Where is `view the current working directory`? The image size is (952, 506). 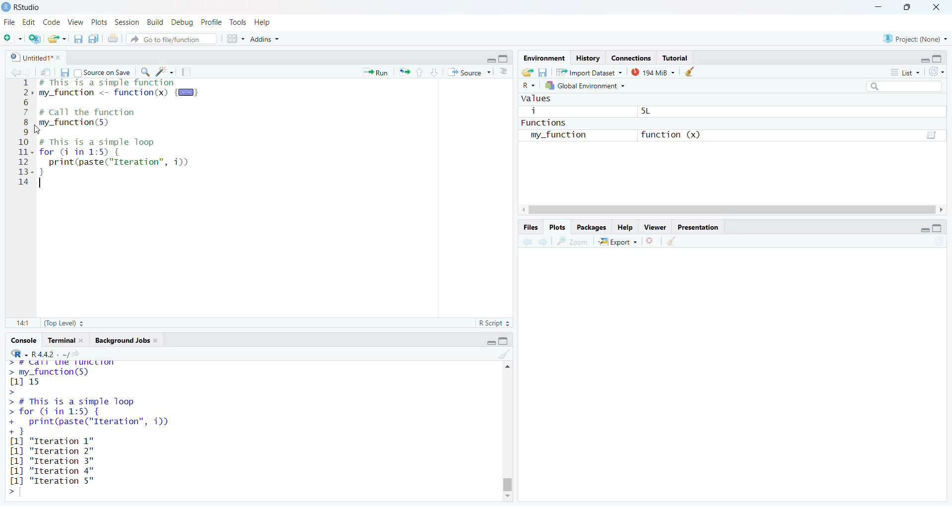 view the current working directory is located at coordinates (80, 354).